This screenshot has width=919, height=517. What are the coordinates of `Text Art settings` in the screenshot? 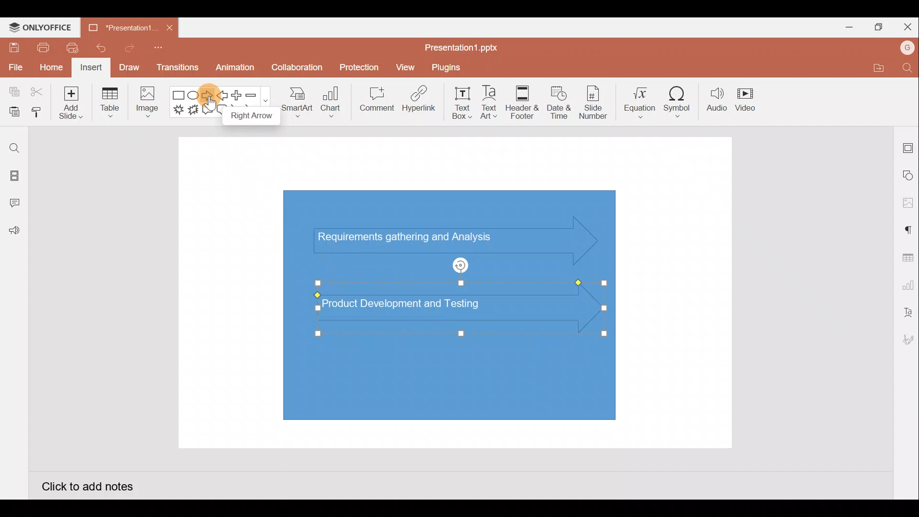 It's located at (907, 313).